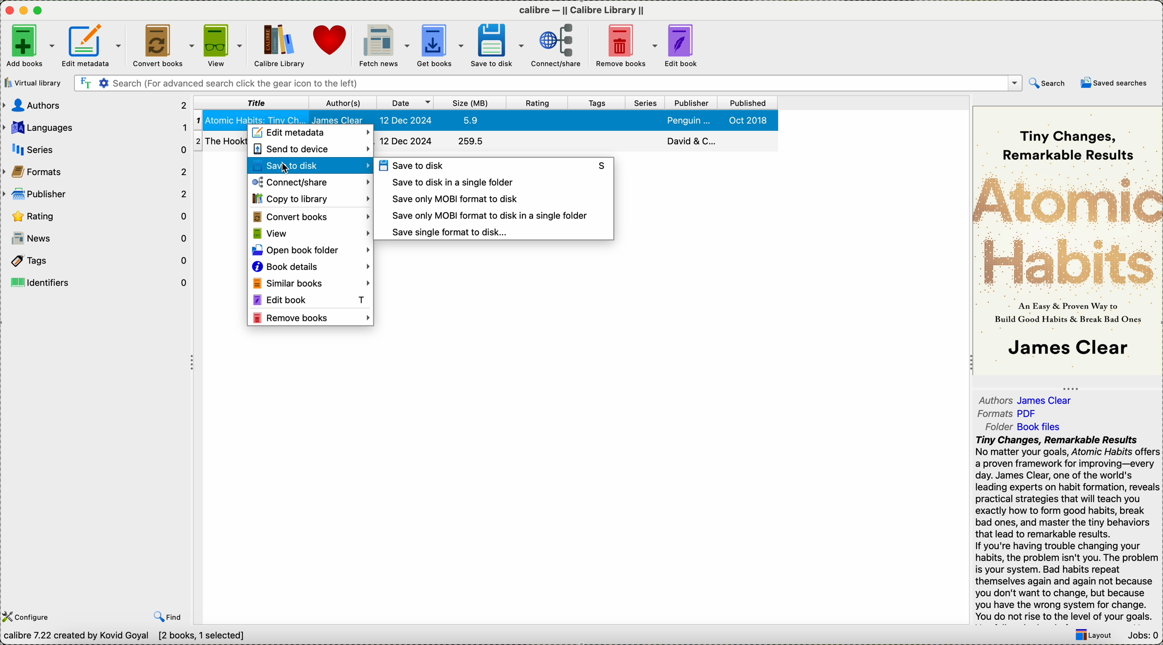 This screenshot has height=645, width=1163. What do you see at coordinates (95, 127) in the screenshot?
I see `languages` at bounding box center [95, 127].